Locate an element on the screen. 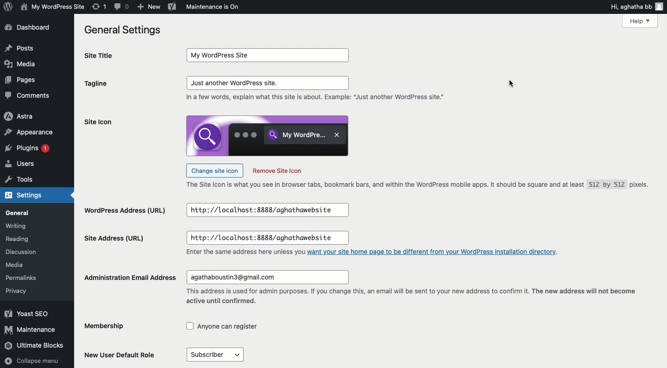 This screenshot has width=667, height=368. input box is located at coordinates (267, 277).